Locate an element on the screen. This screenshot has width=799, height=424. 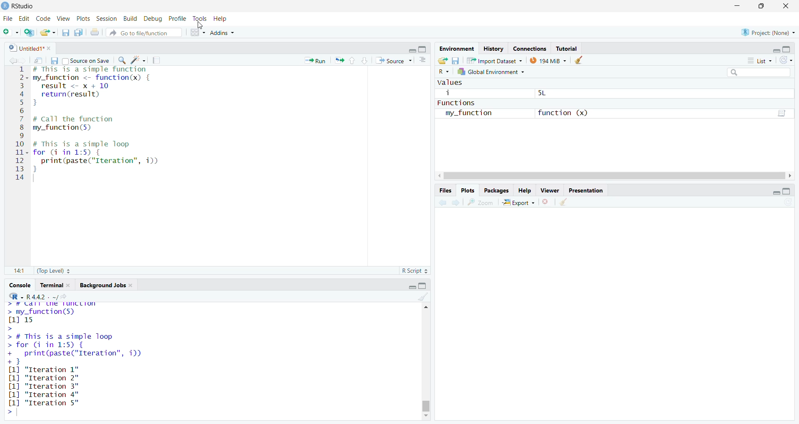
presentation is located at coordinates (586, 190).